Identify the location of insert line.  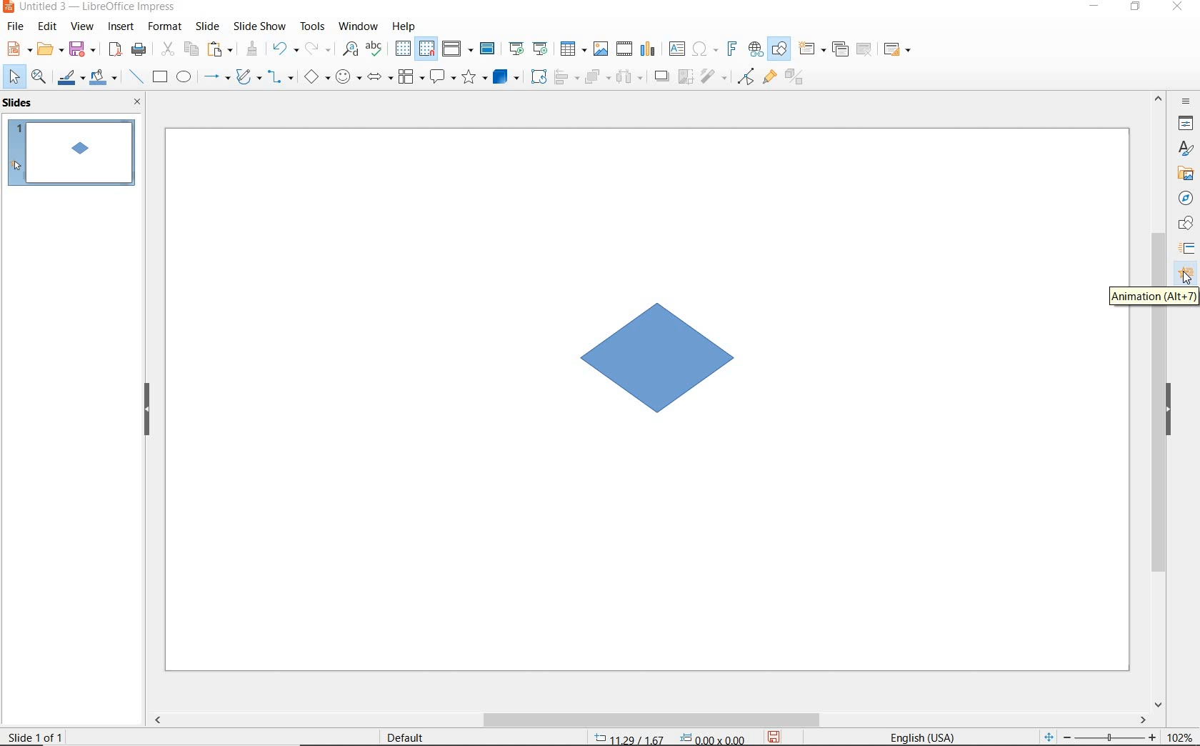
(136, 76).